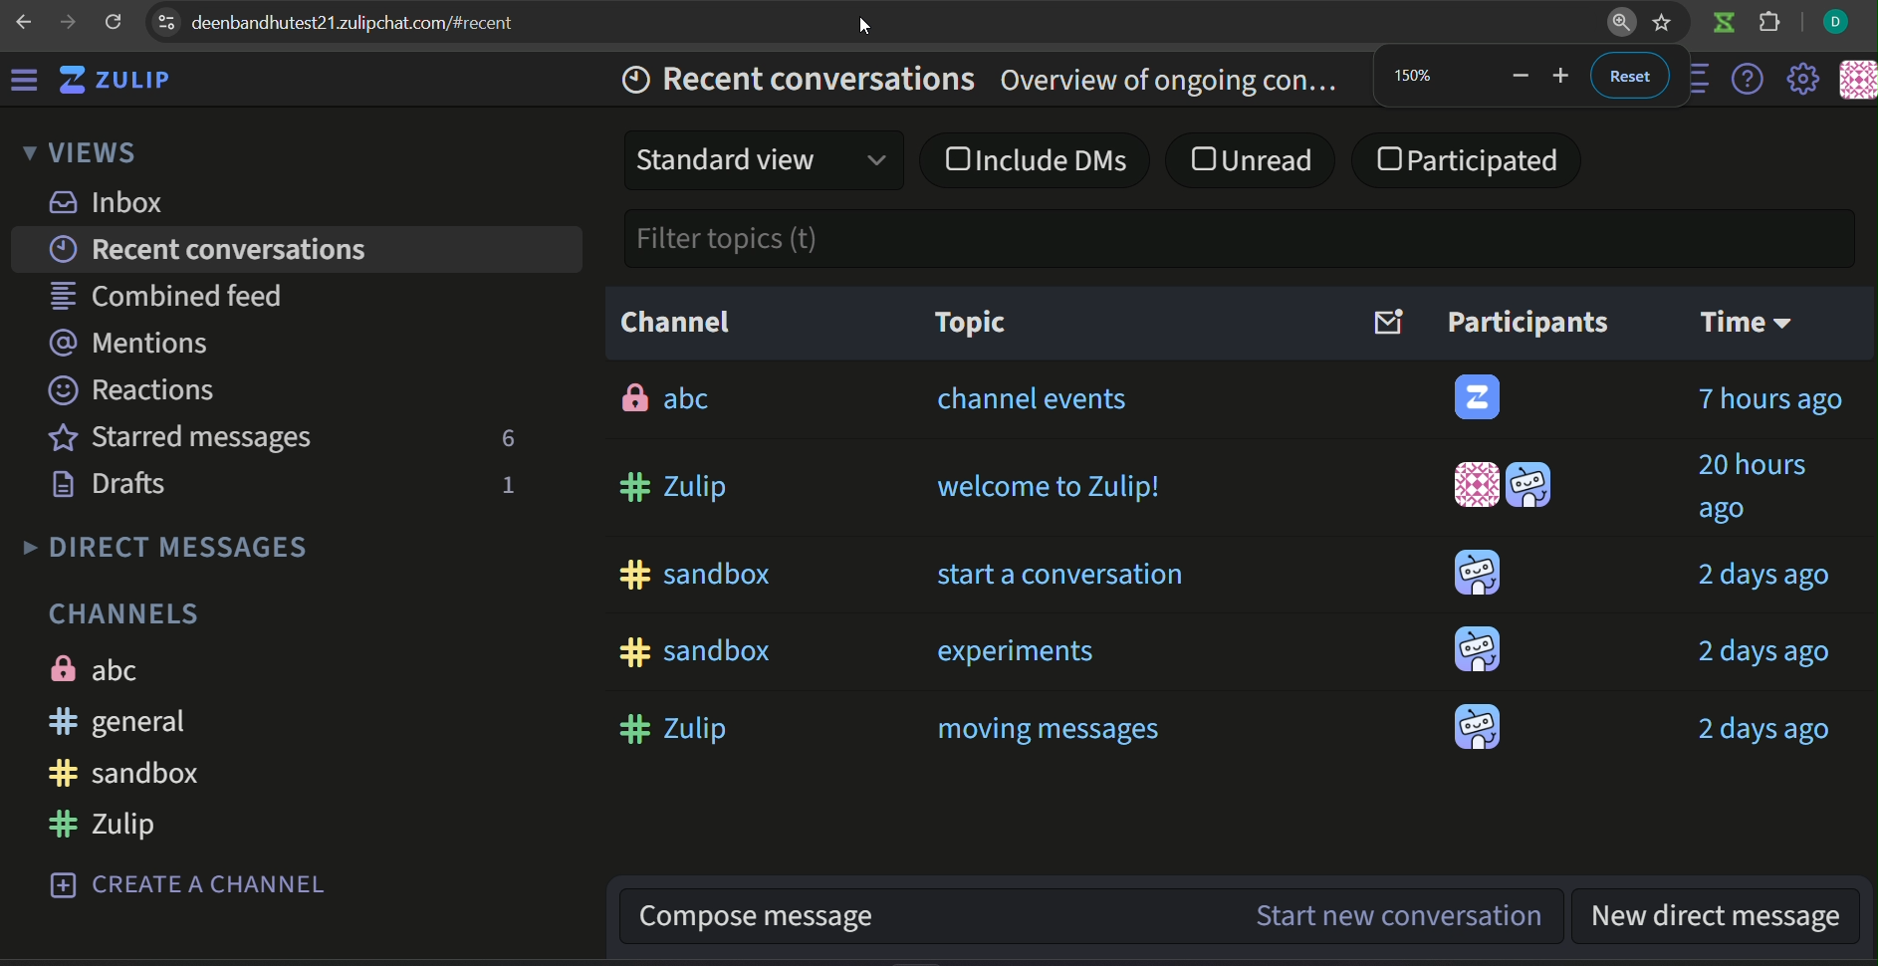 This screenshot has height=966, width=1878. Describe the element at coordinates (369, 23) in the screenshot. I see `browser` at that location.